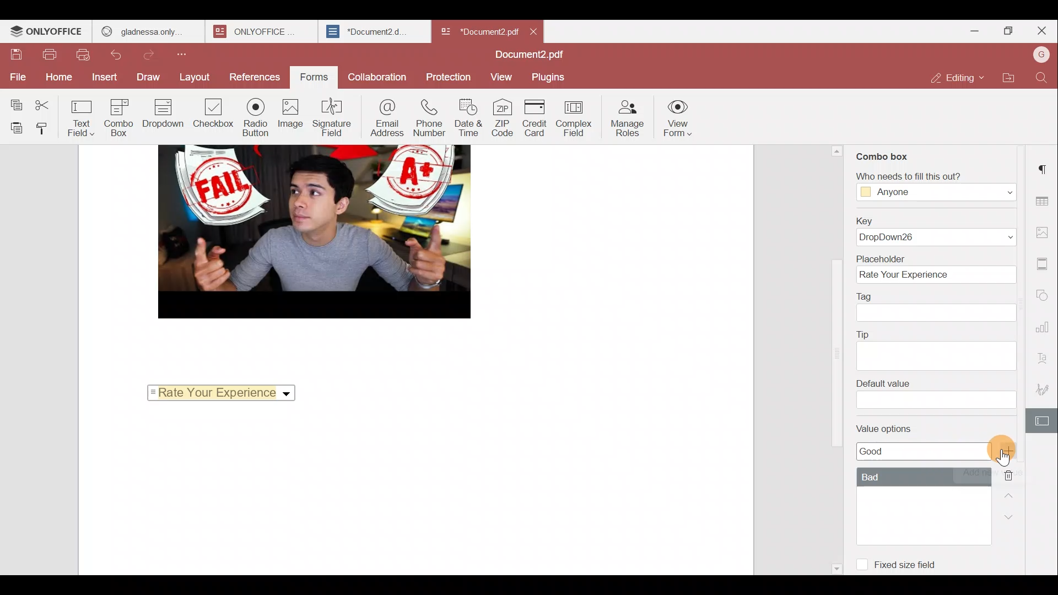 The width and height of the screenshot is (1058, 595). What do you see at coordinates (15, 77) in the screenshot?
I see `File` at bounding box center [15, 77].